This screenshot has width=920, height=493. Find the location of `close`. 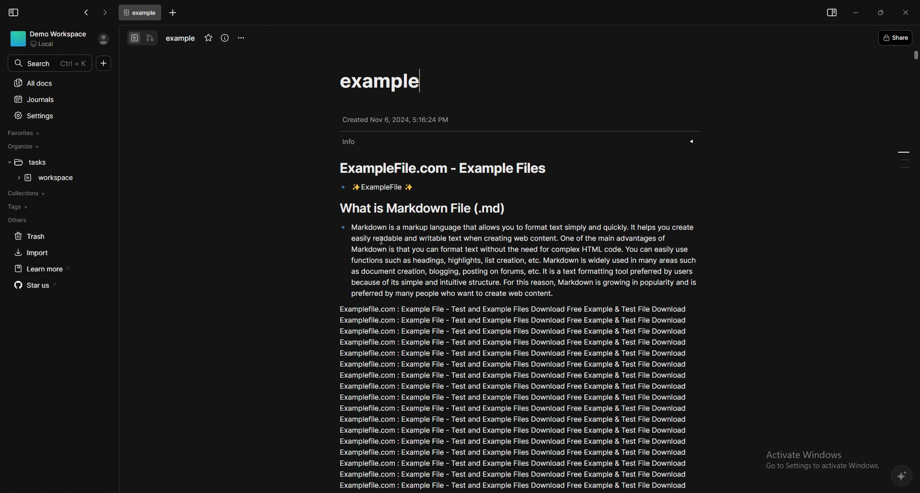

close is located at coordinates (906, 13).